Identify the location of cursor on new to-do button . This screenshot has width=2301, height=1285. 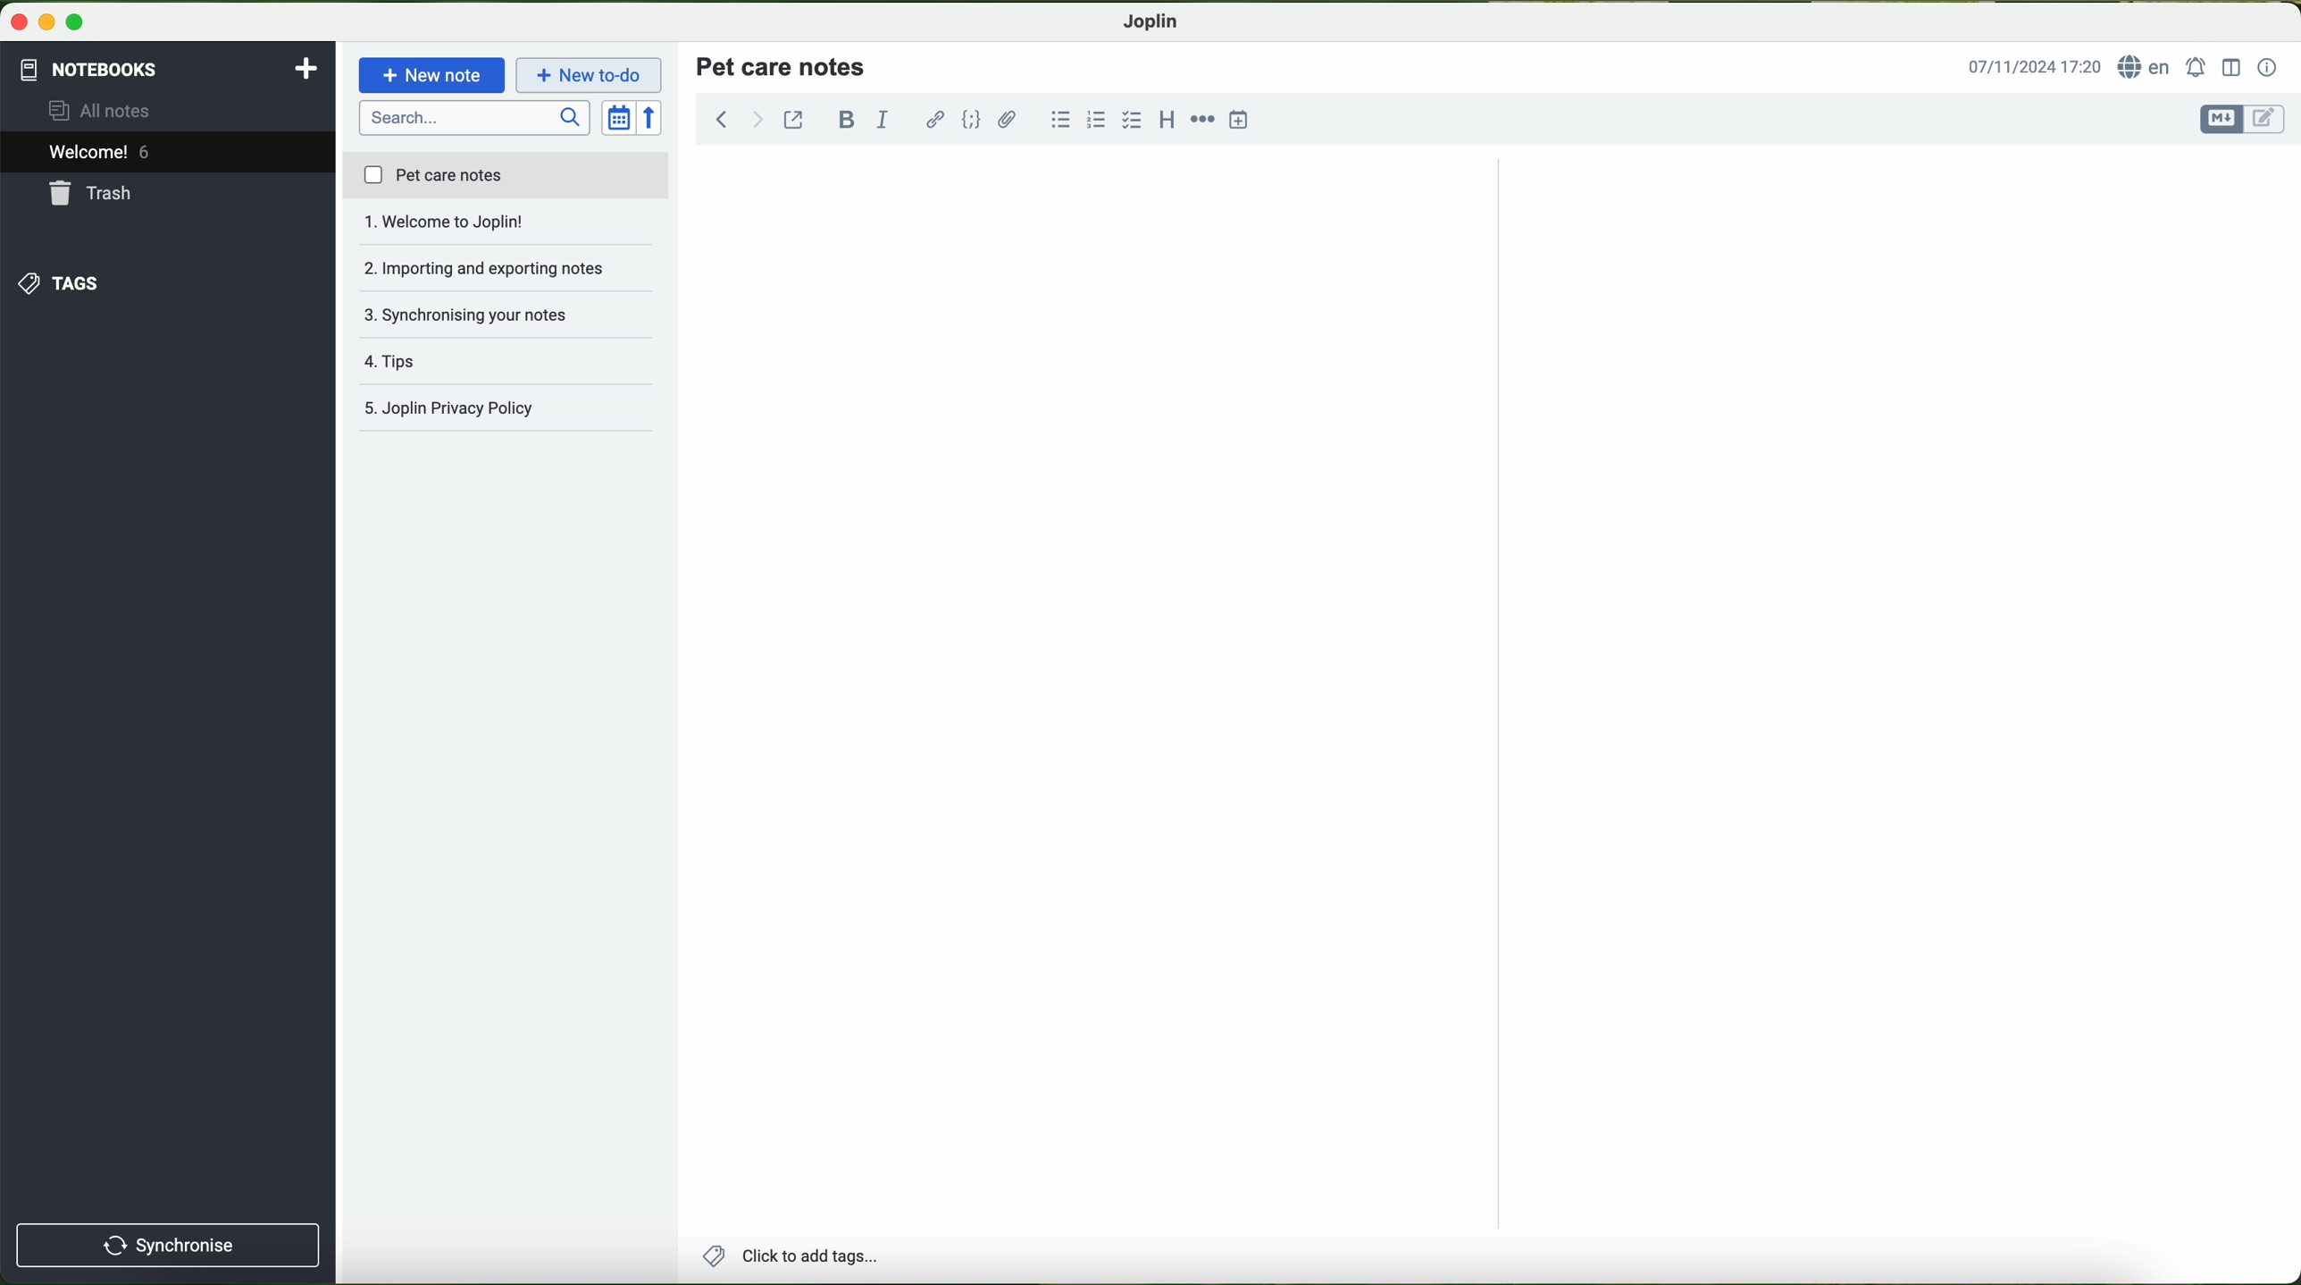
(591, 76).